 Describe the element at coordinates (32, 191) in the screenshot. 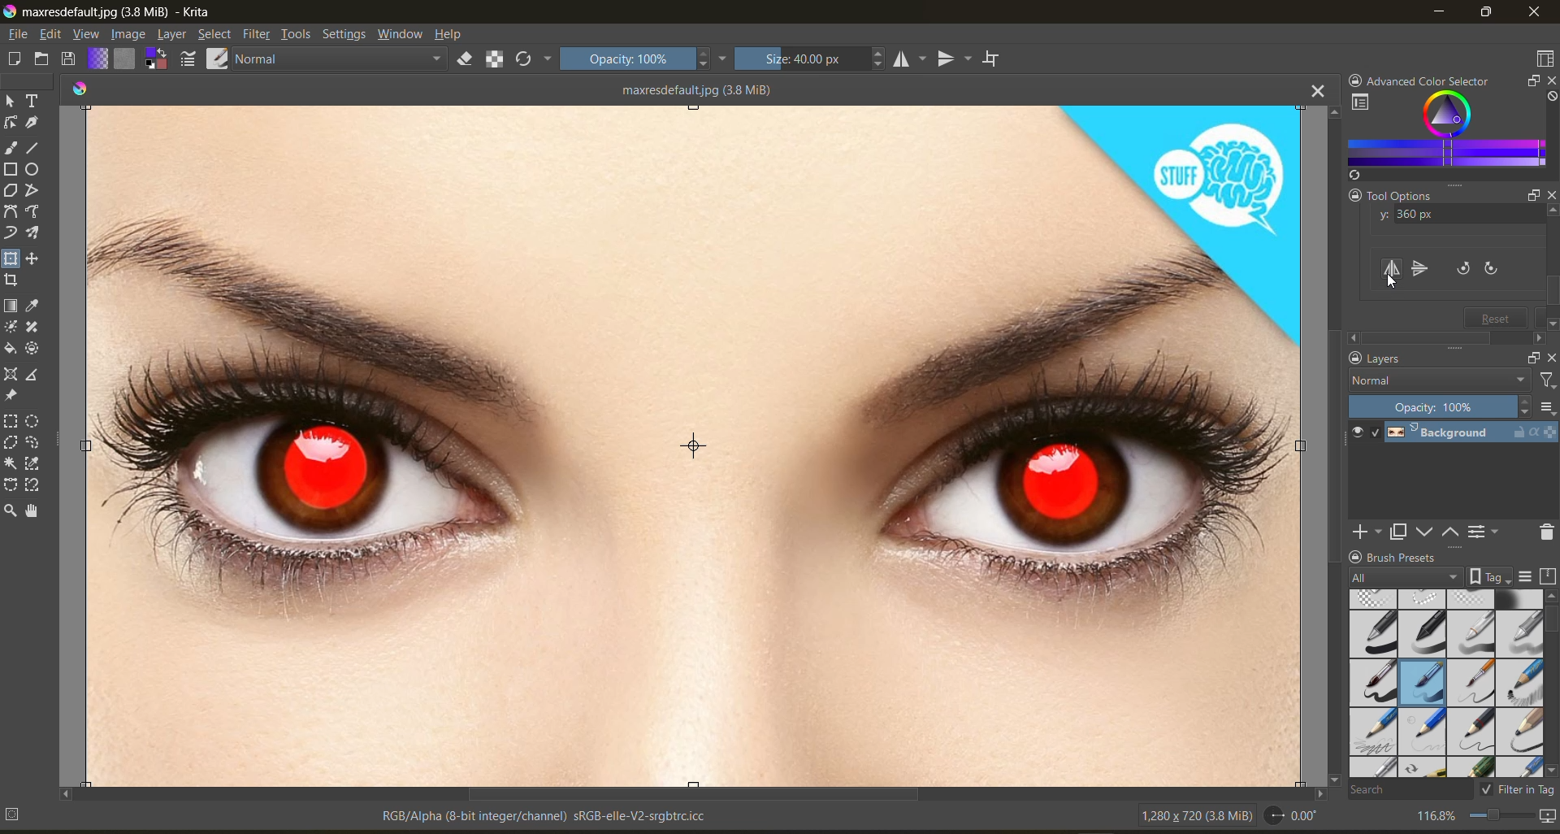

I see `tool` at that location.